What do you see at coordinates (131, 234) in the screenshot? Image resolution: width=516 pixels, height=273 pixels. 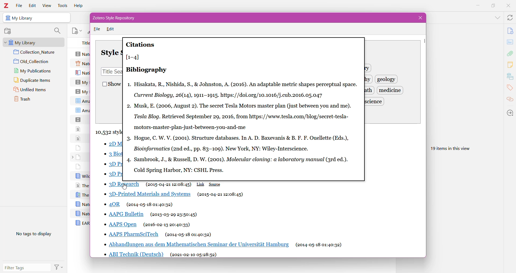 I see `Style 10` at bounding box center [131, 234].